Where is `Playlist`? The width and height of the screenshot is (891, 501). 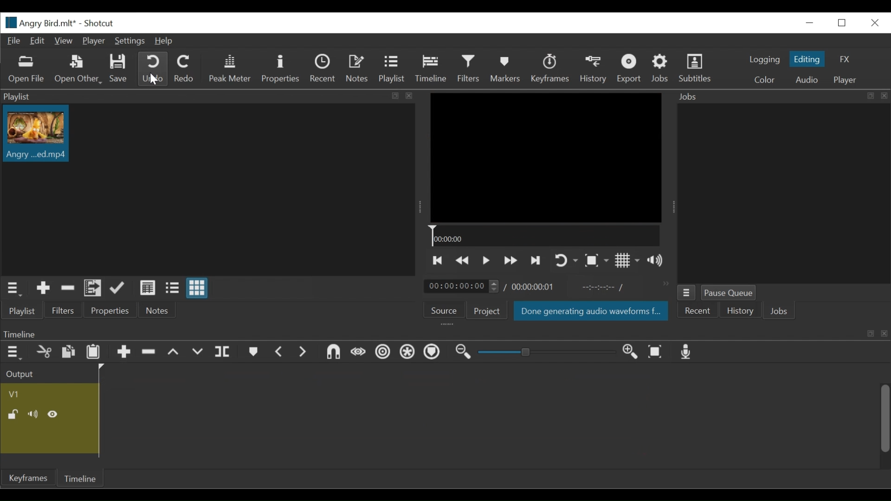 Playlist is located at coordinates (21, 311).